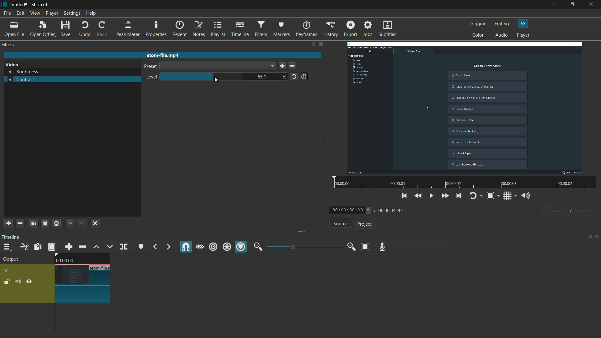 Image resolution: width=601 pixels, height=338 pixels. Describe the element at coordinates (570, 210) in the screenshot. I see `timecodes` at that location.